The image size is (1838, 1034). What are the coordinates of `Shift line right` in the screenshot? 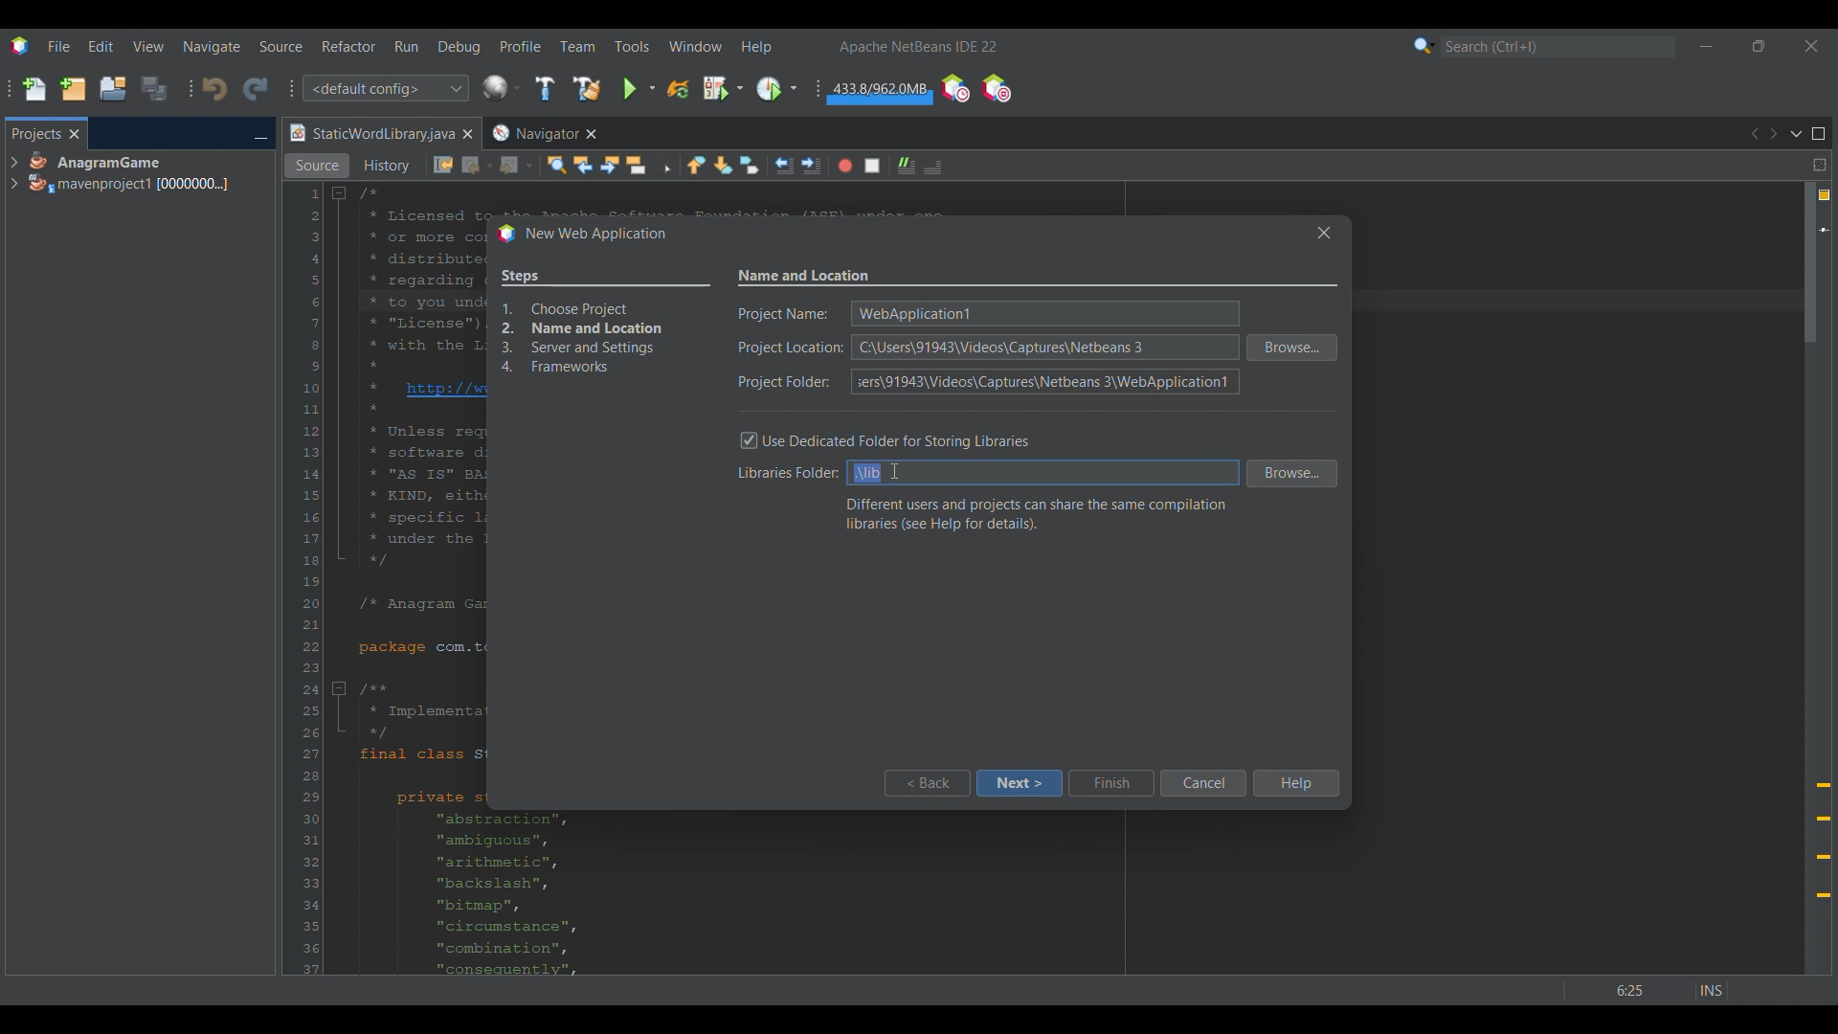 It's located at (811, 166).